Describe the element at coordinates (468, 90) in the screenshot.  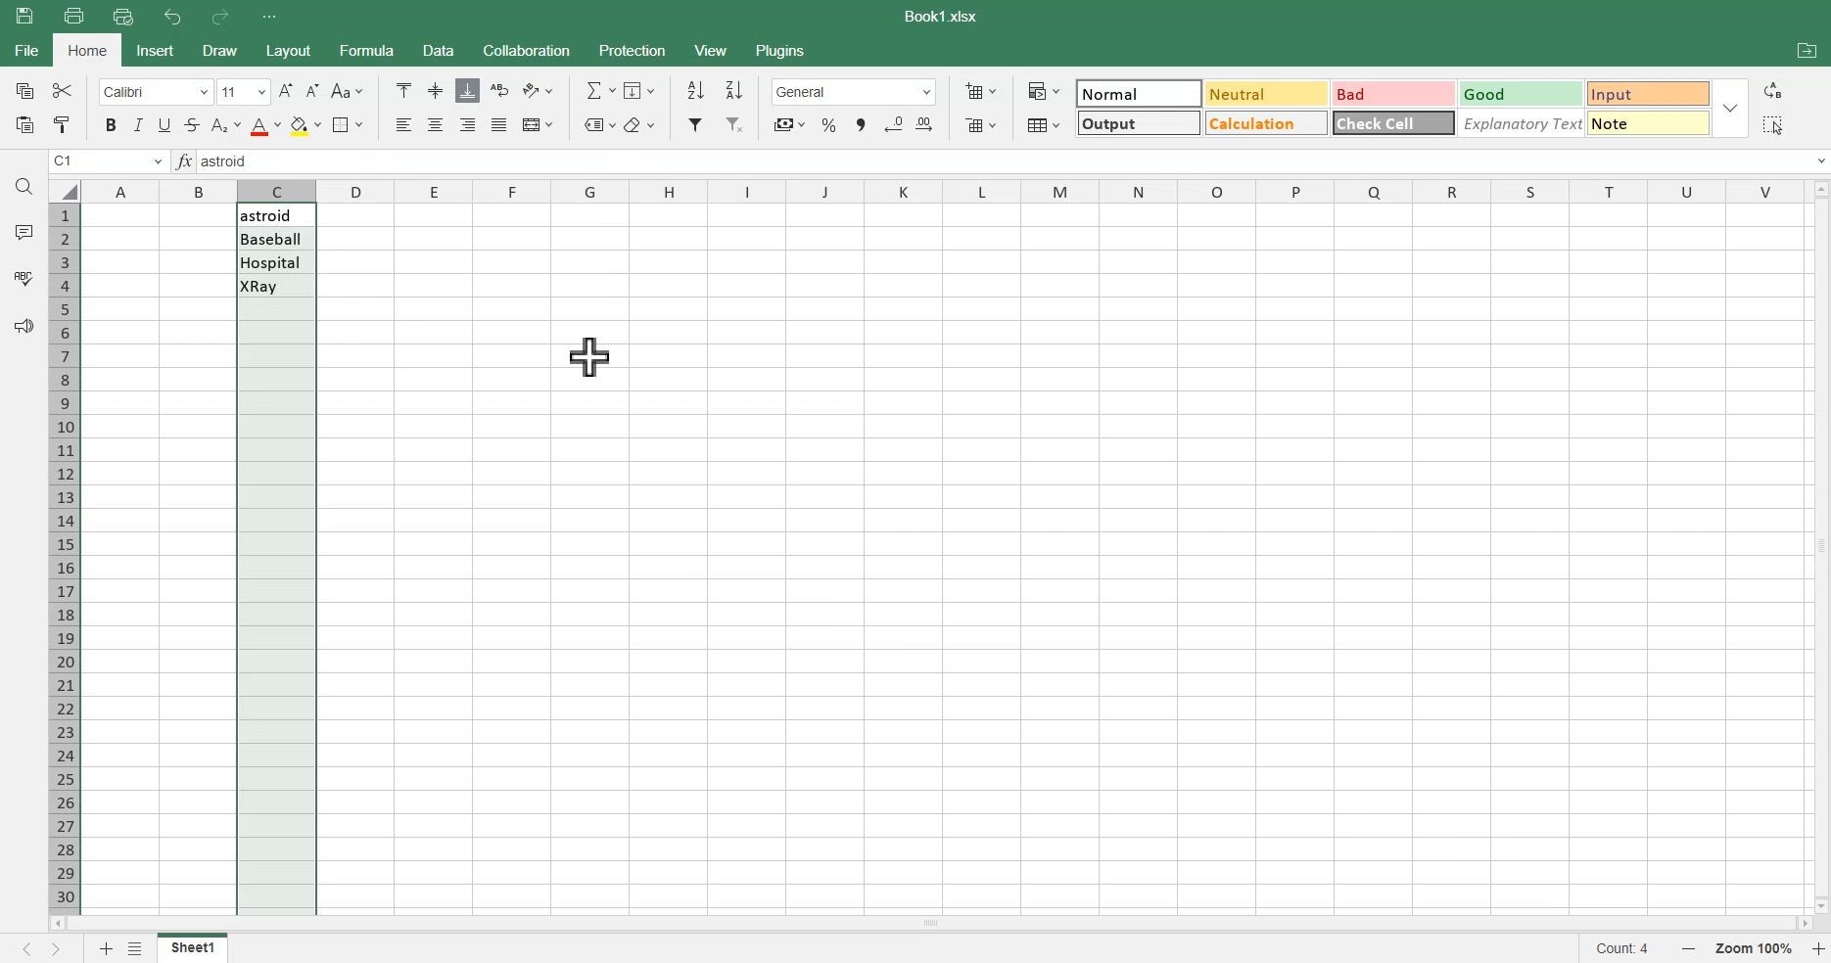
I see `Align Bottom` at that location.